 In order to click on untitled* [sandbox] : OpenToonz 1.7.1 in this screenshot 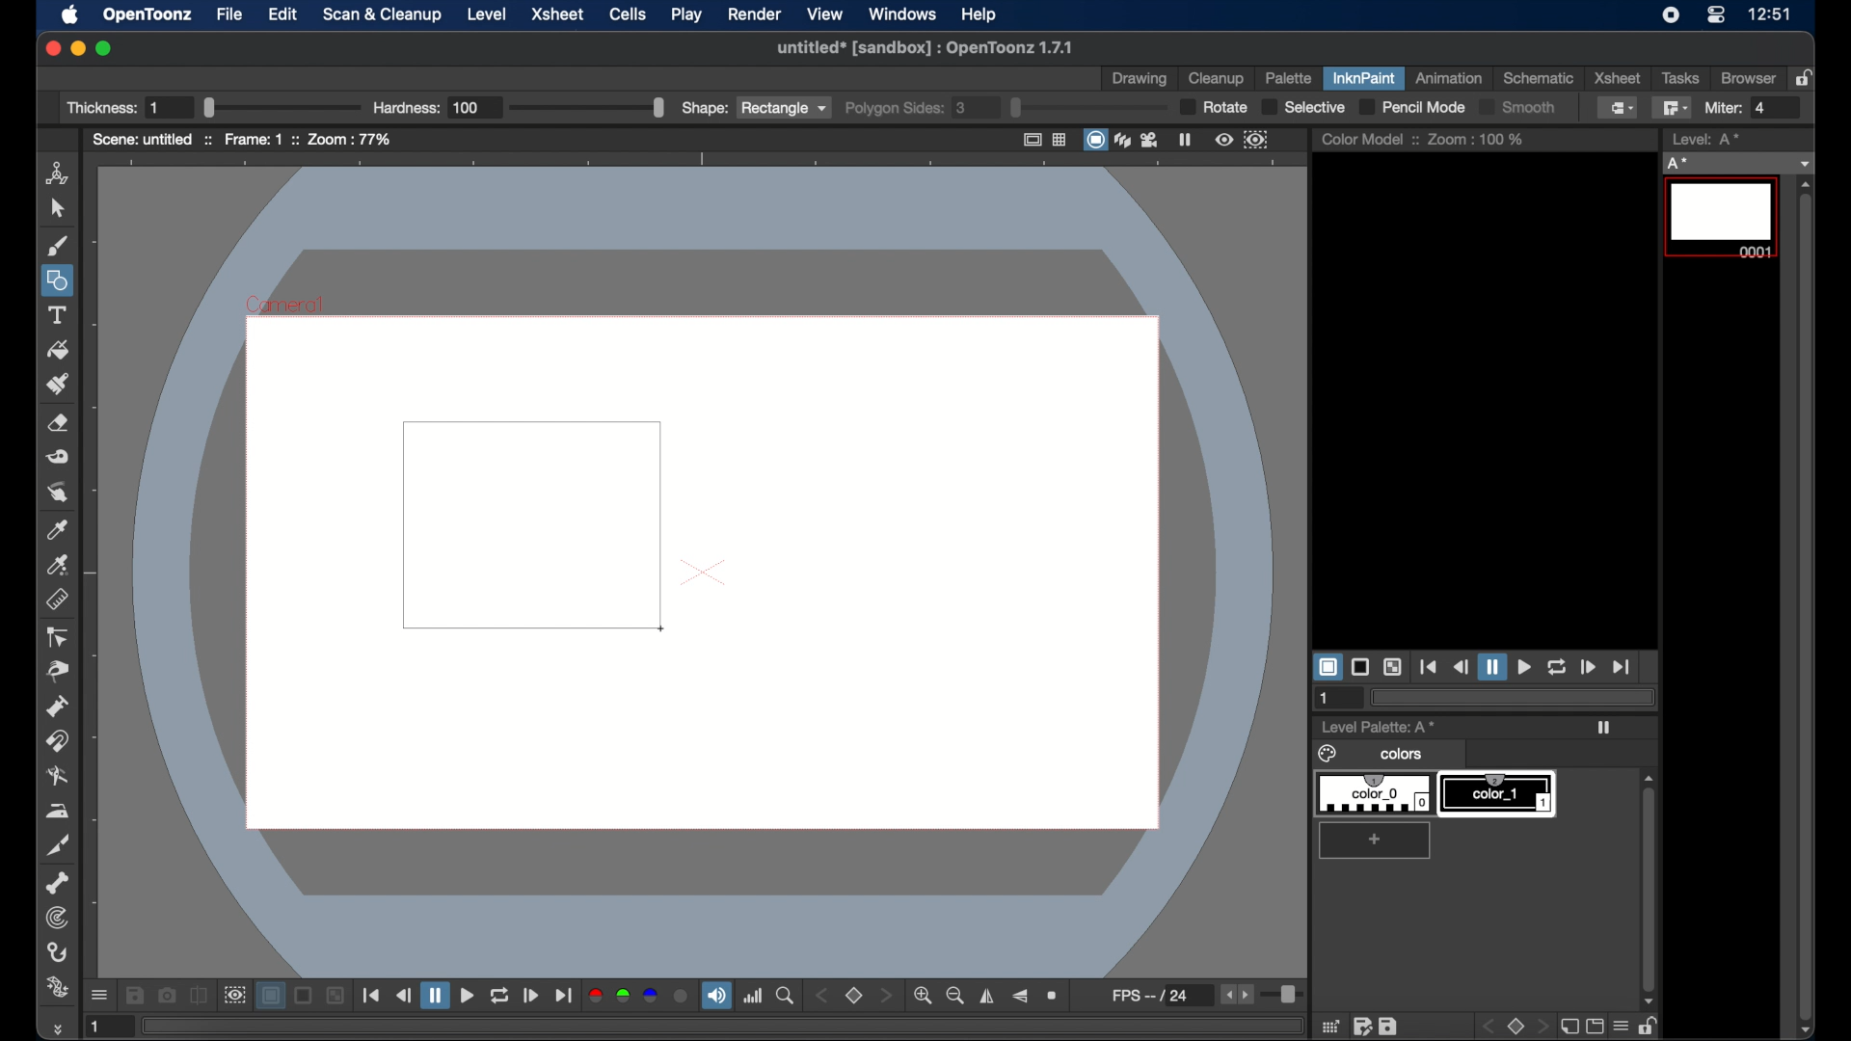, I will do `click(922, 46)`.